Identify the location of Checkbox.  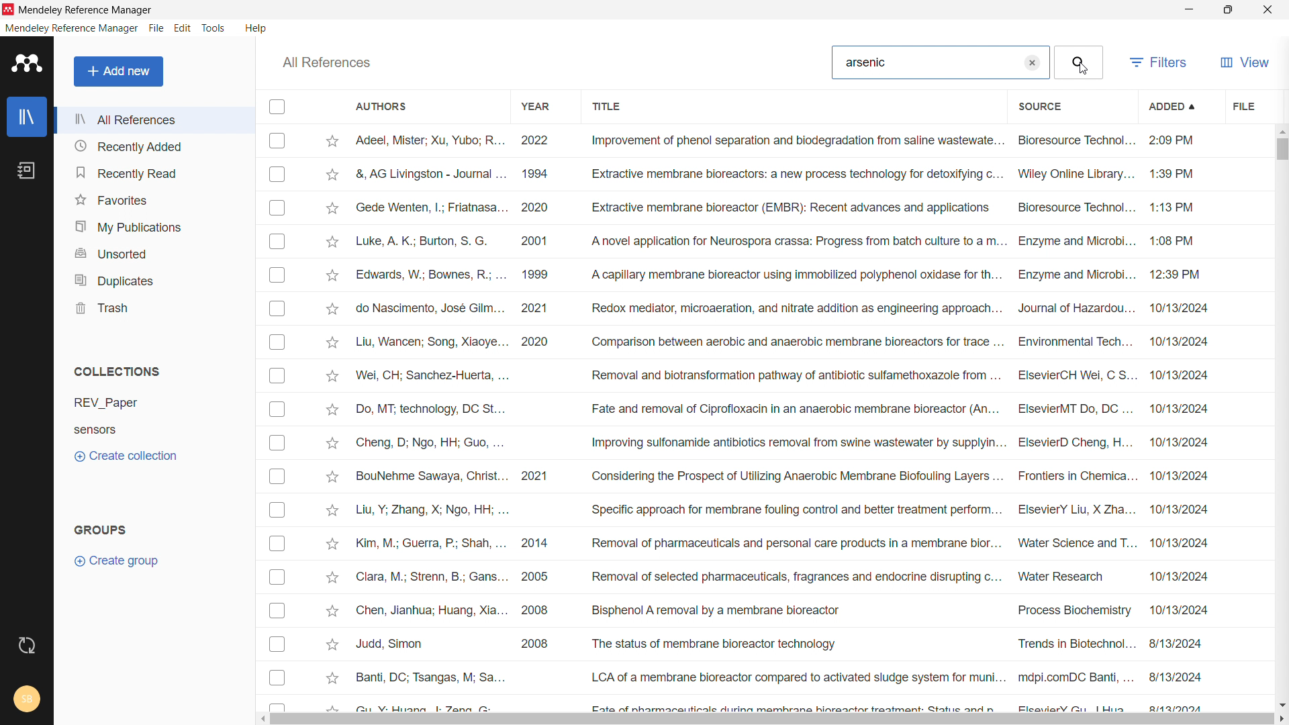
(279, 141).